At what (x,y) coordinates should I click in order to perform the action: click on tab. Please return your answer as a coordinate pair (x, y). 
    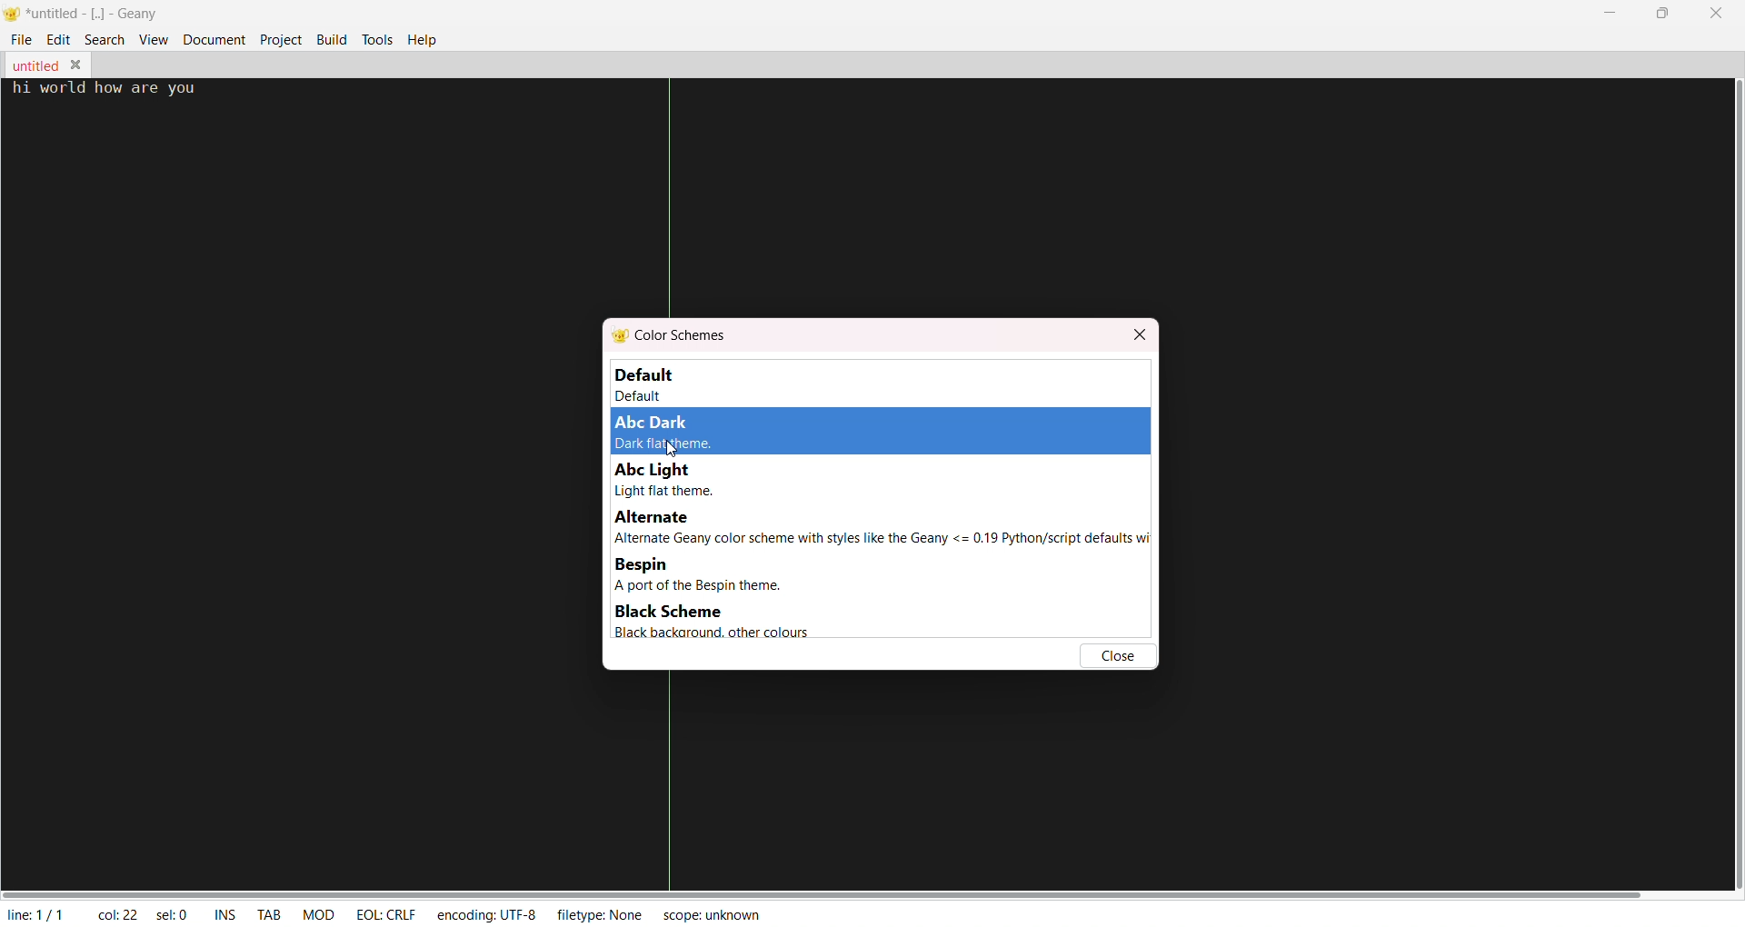
    Looking at the image, I should click on (266, 914).